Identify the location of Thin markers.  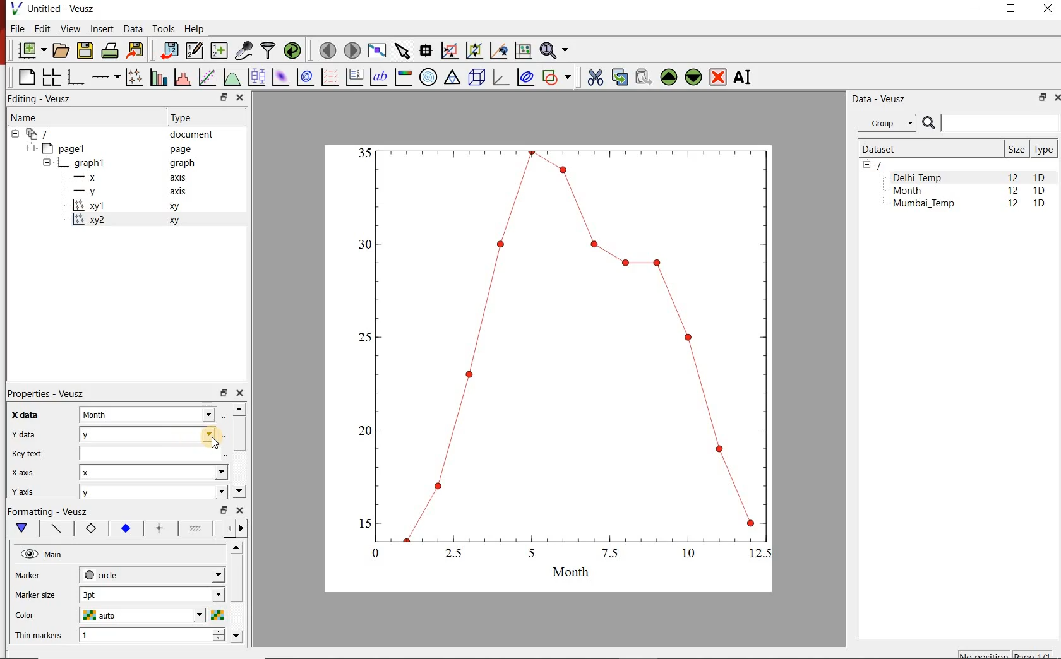
(37, 636).